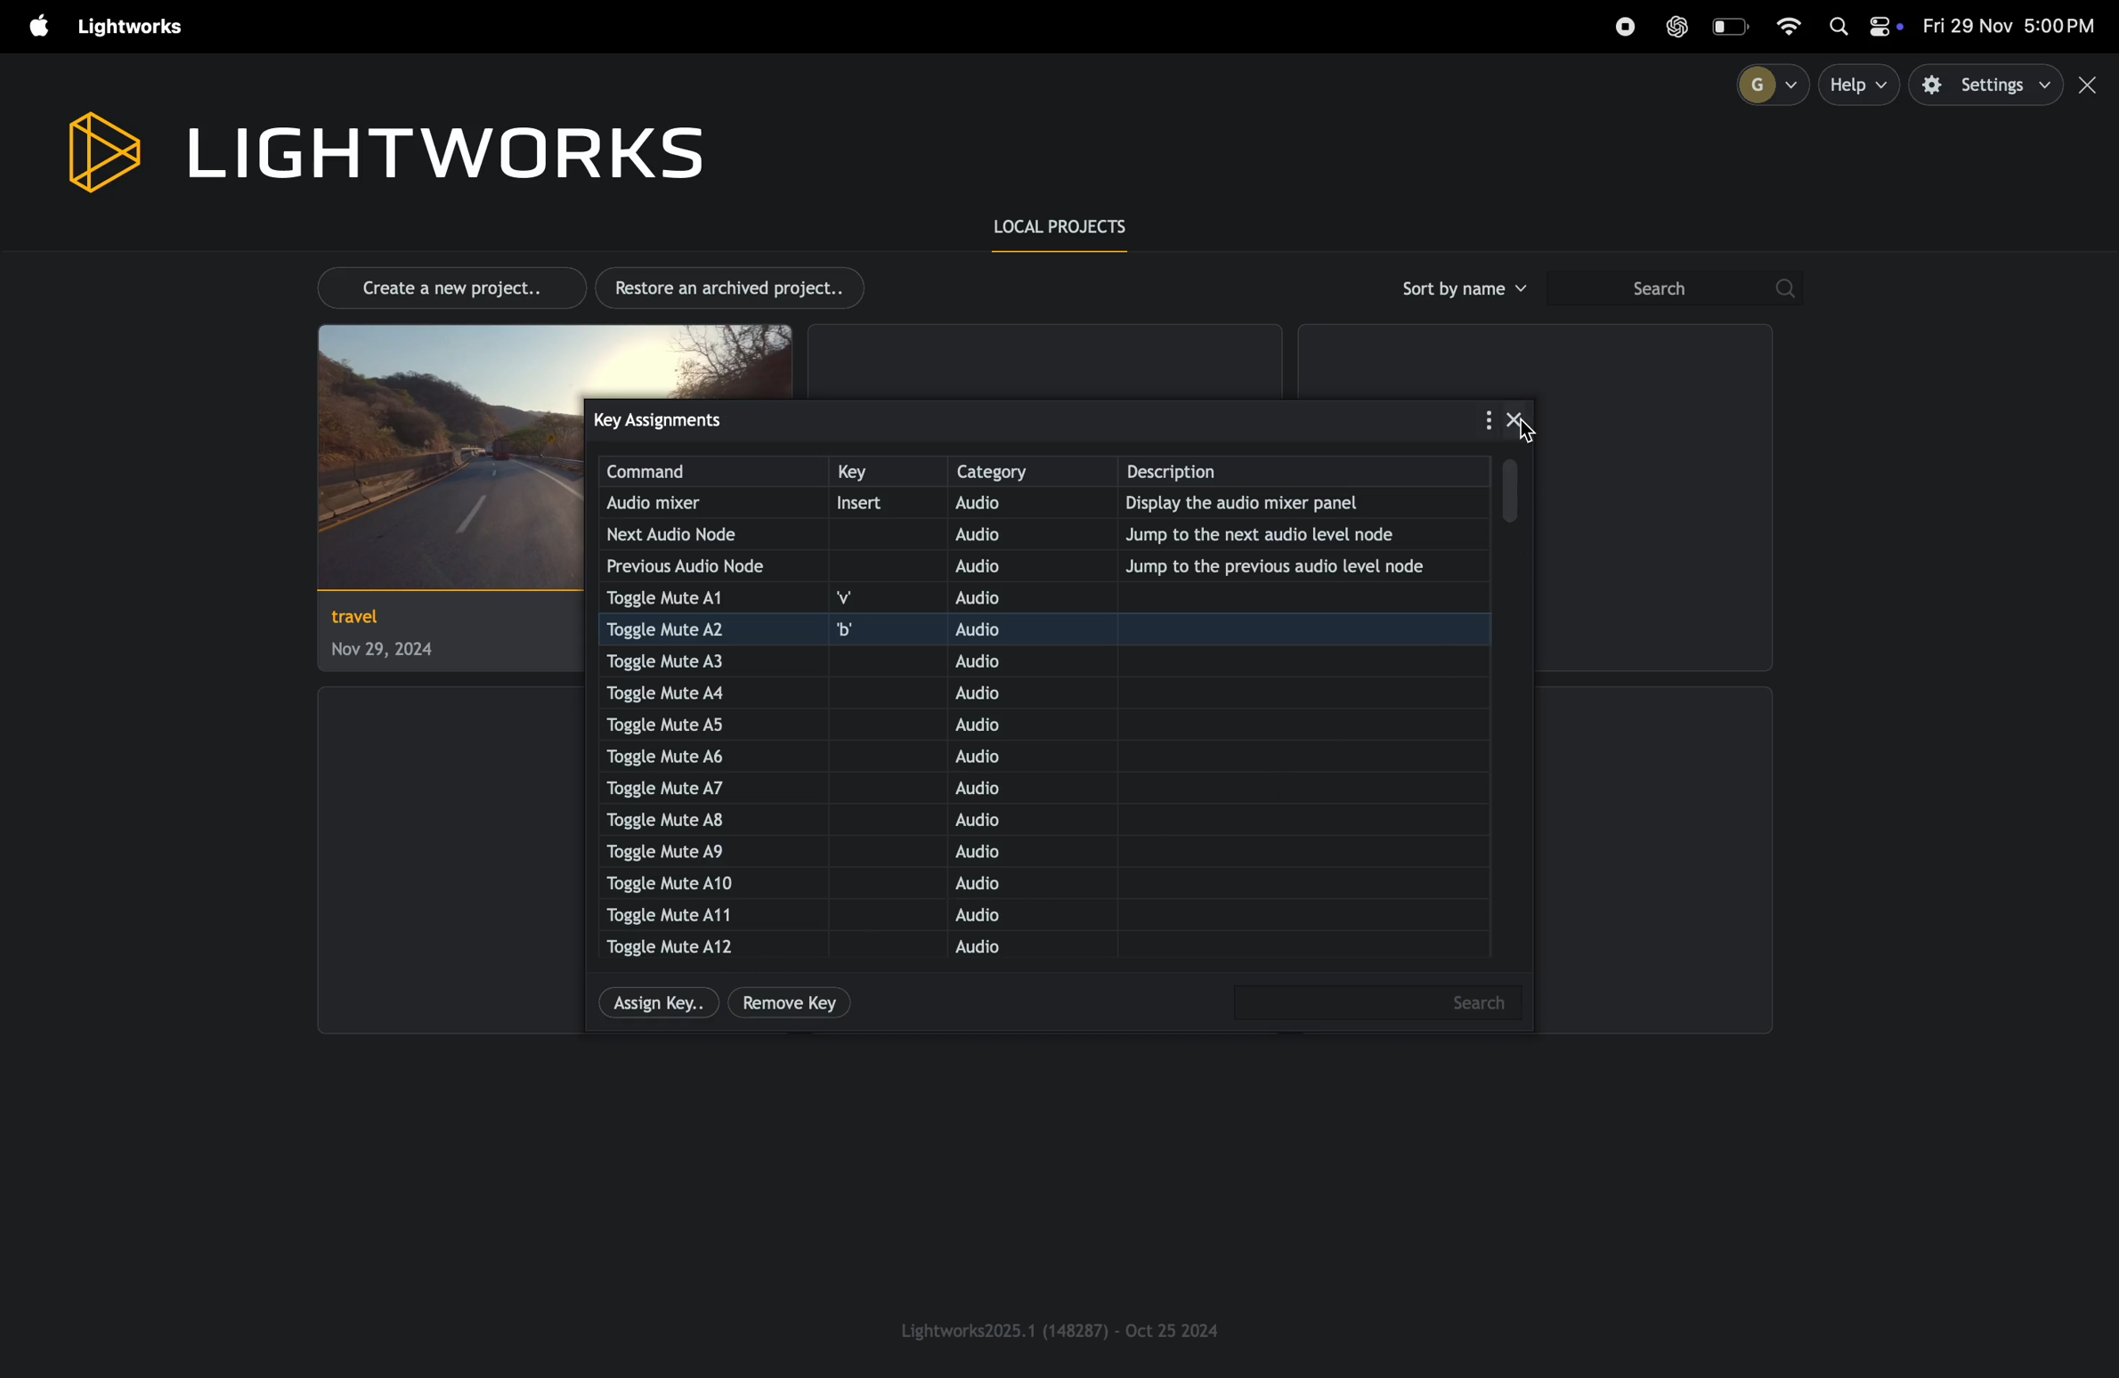 This screenshot has height=1378, width=2119. I want to click on audio, so click(1004, 883).